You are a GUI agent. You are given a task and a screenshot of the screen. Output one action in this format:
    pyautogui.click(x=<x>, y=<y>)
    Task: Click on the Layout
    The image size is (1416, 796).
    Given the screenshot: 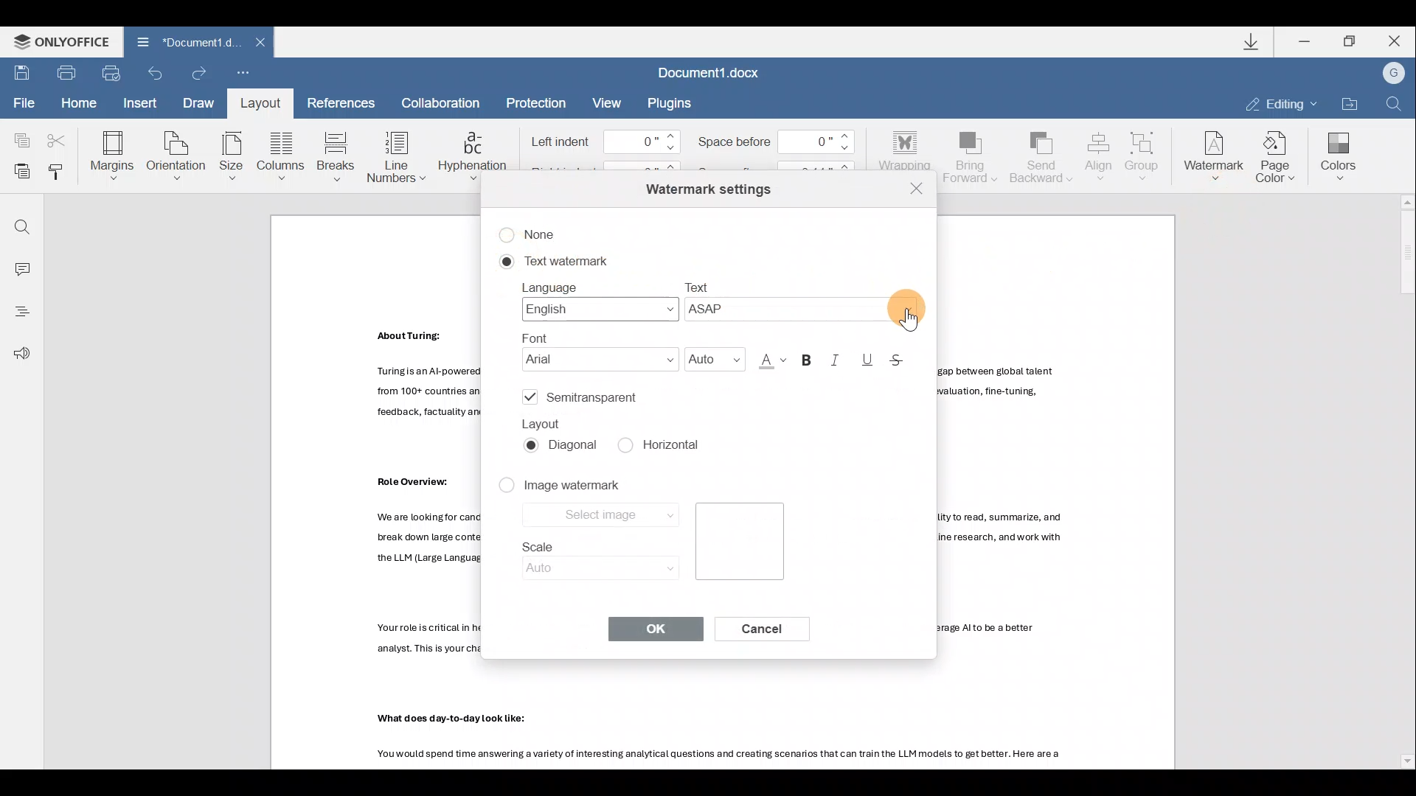 What is the action you would take?
    pyautogui.click(x=546, y=423)
    